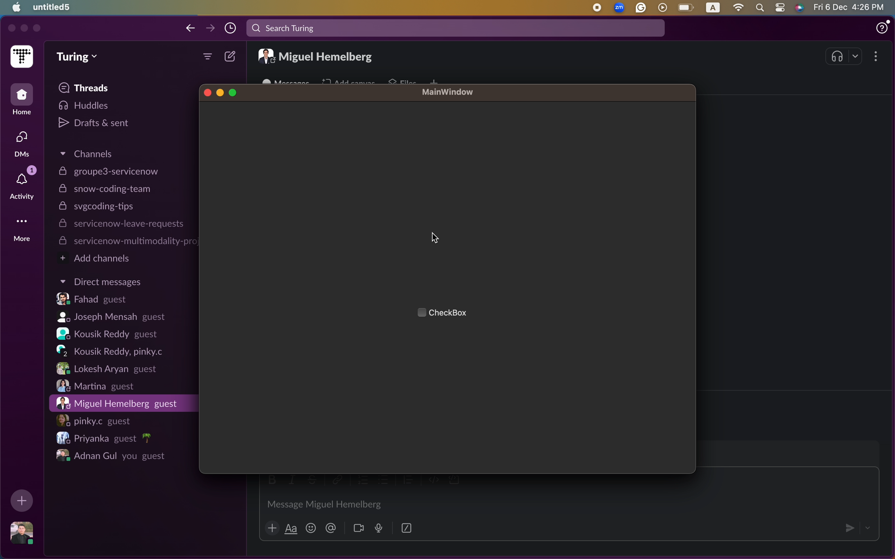  I want to click on turing logo, so click(21, 58).